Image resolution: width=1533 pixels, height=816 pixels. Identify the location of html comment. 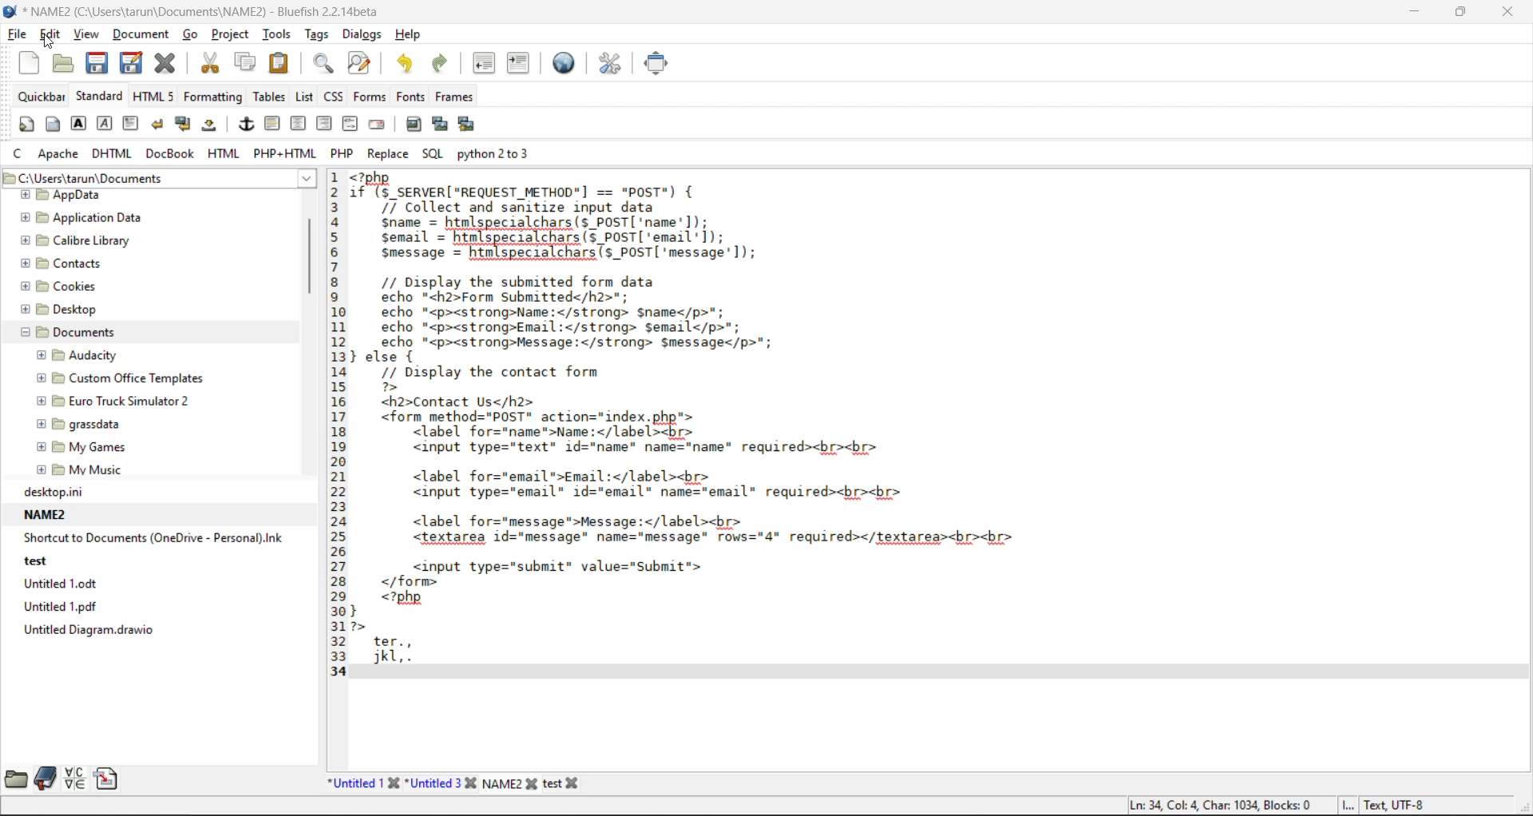
(353, 122).